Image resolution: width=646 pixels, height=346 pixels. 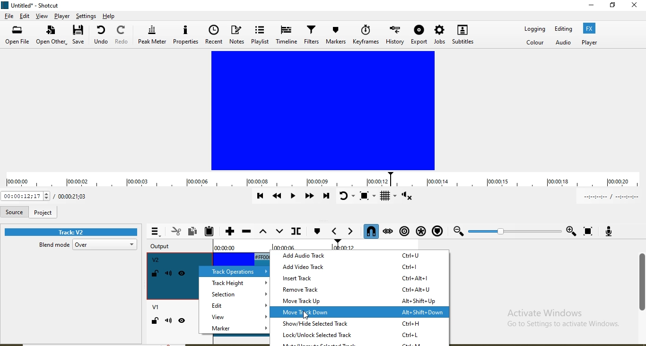 I want to click on Zoom out, so click(x=458, y=232).